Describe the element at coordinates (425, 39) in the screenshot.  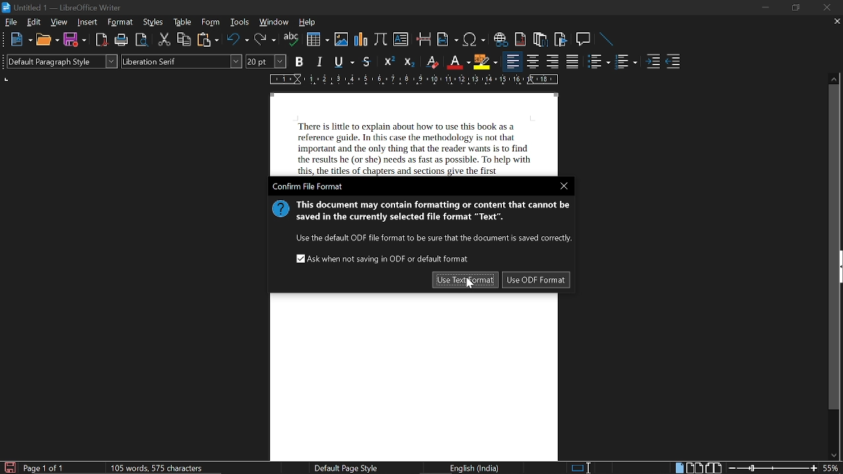
I see `insert page break` at that location.